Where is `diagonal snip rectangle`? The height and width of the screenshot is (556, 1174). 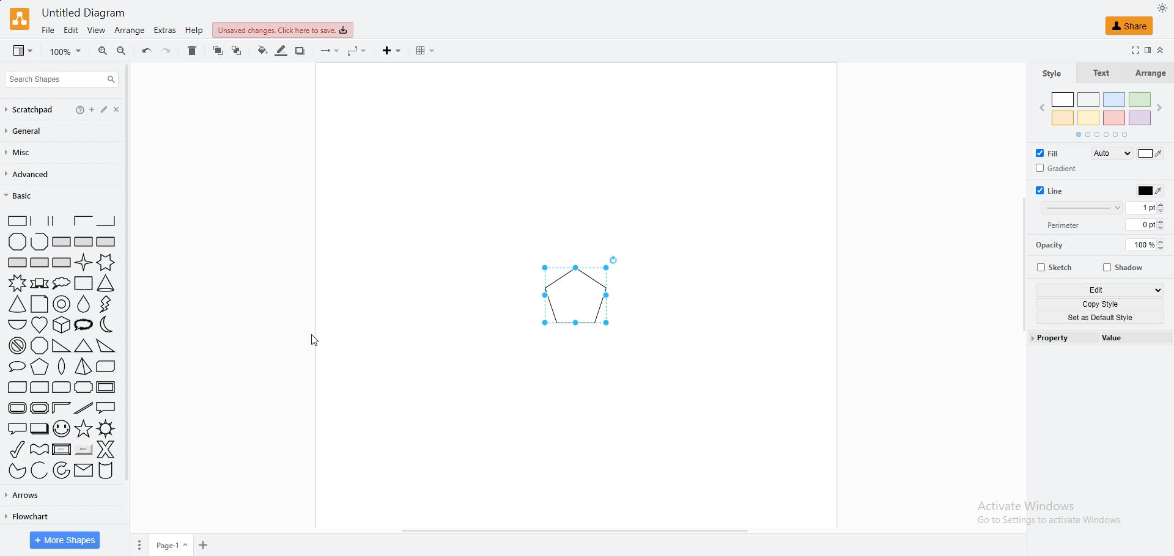 diagonal snip rectangle is located at coordinates (106, 367).